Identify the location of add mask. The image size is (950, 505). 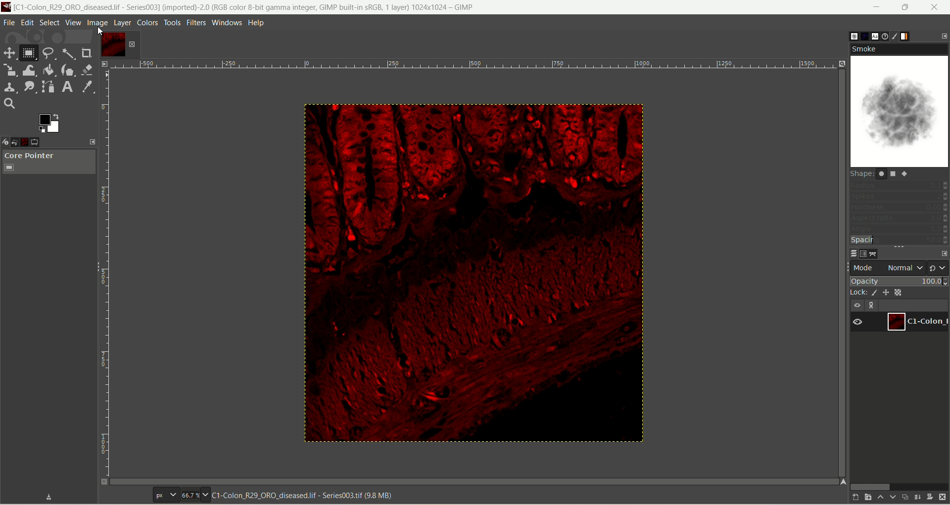
(930, 498).